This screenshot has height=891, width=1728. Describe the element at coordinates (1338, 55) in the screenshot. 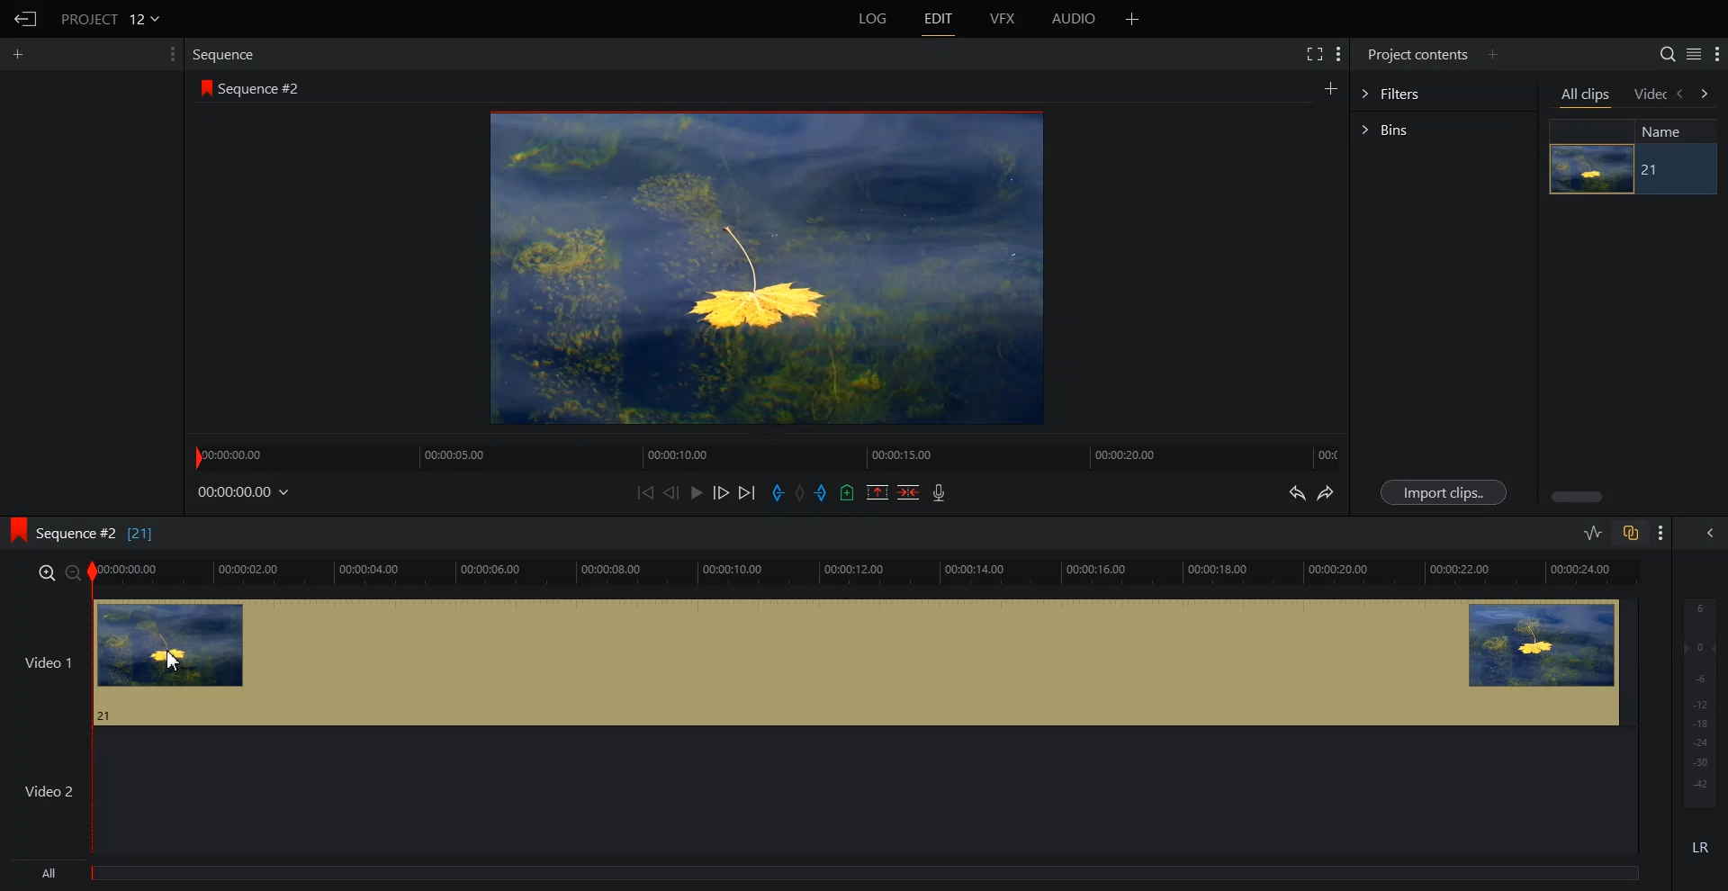

I see `Show Setting Menu` at that location.